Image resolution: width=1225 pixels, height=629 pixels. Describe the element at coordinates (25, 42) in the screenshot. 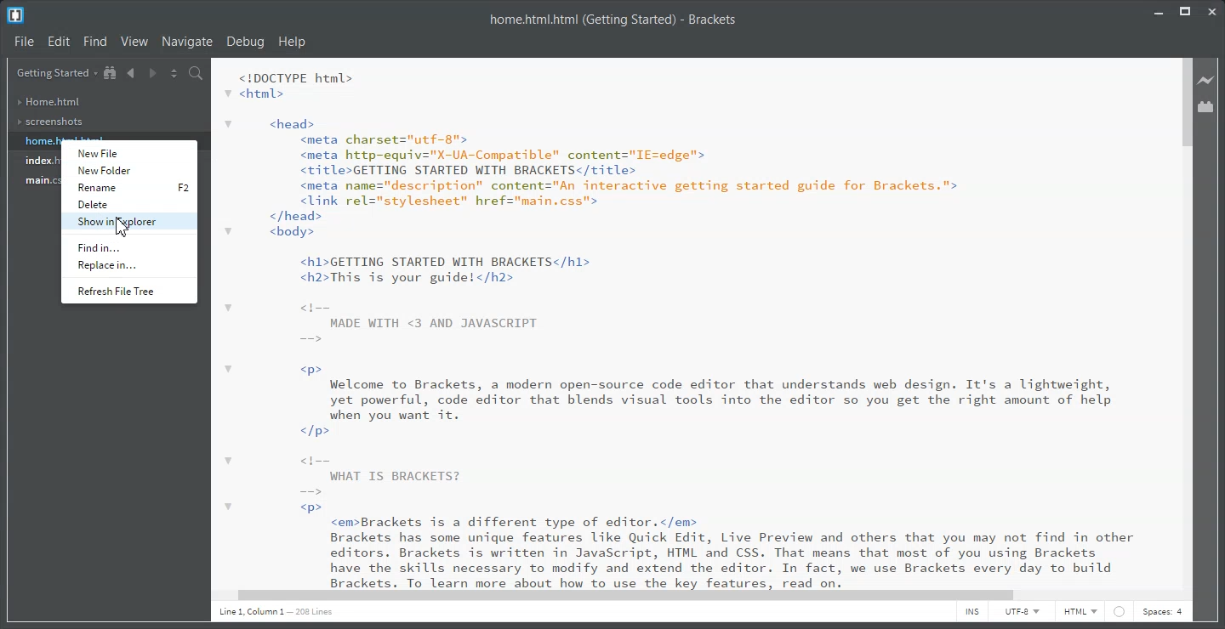

I see `File` at that location.